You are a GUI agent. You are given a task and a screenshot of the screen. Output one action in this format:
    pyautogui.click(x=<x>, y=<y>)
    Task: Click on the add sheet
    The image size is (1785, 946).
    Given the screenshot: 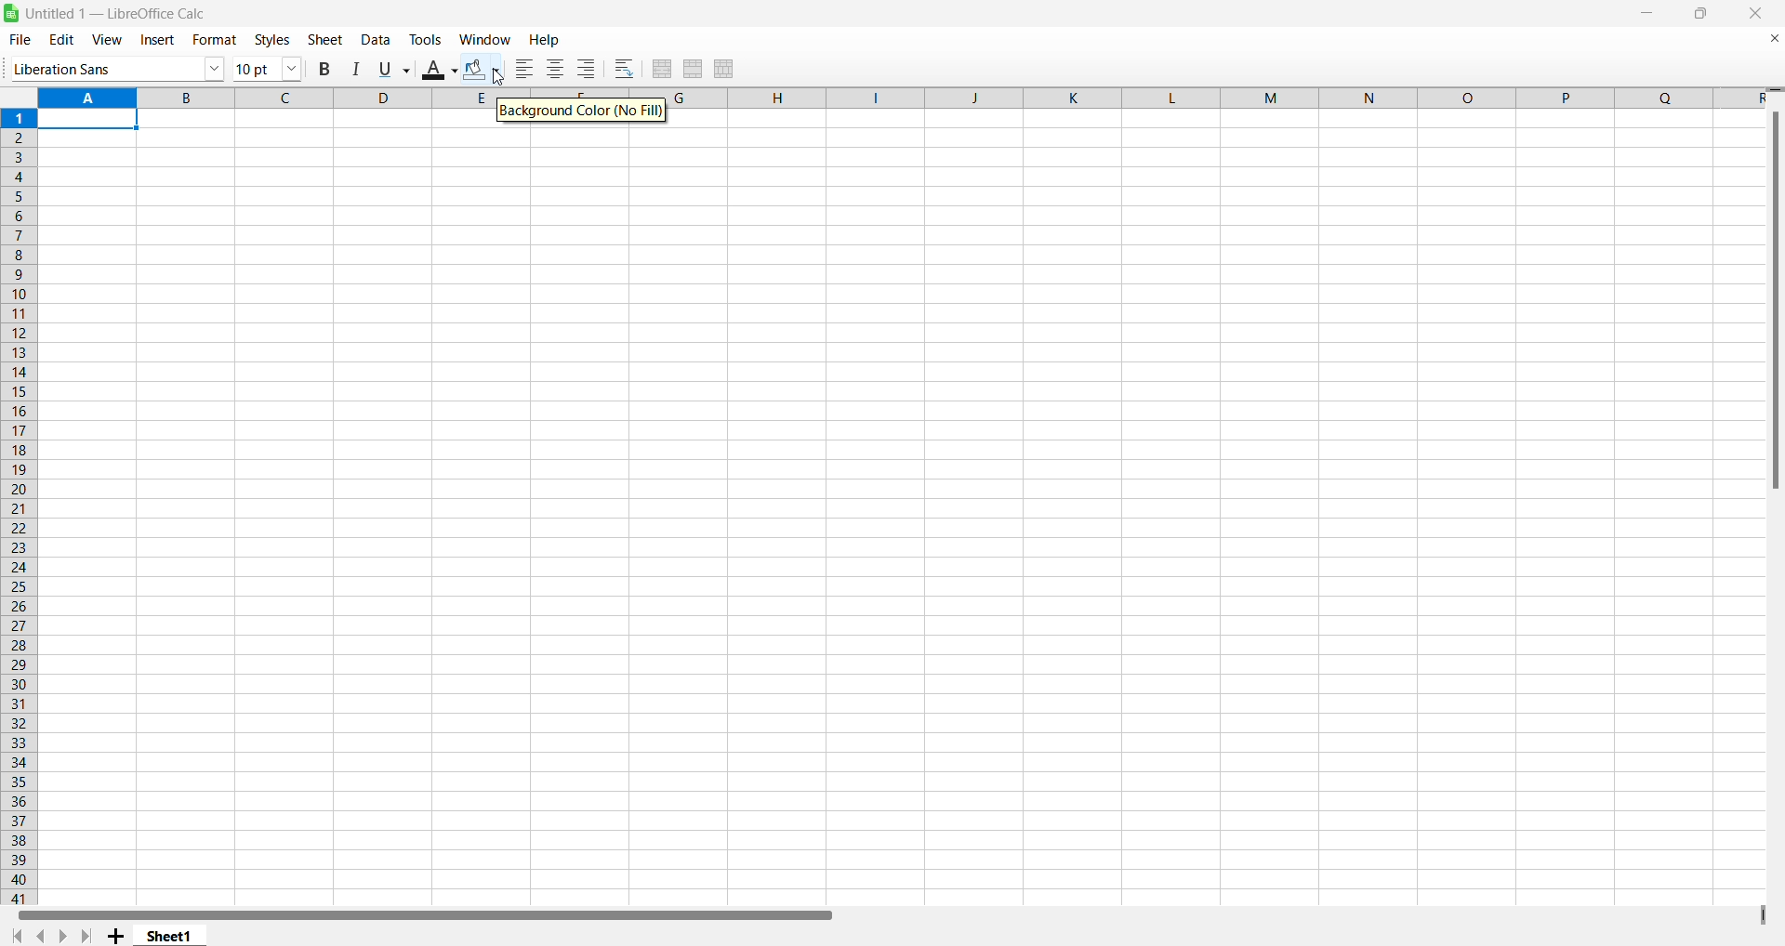 What is the action you would take?
    pyautogui.click(x=116, y=934)
    